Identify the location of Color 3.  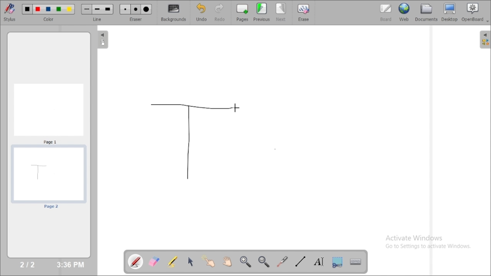
(48, 10).